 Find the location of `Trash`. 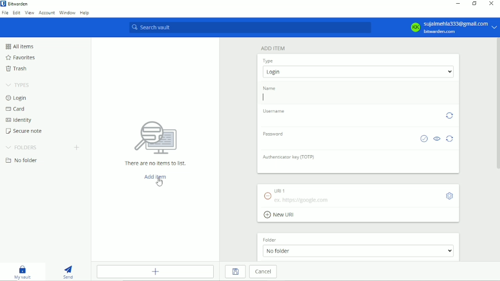

Trash is located at coordinates (17, 69).